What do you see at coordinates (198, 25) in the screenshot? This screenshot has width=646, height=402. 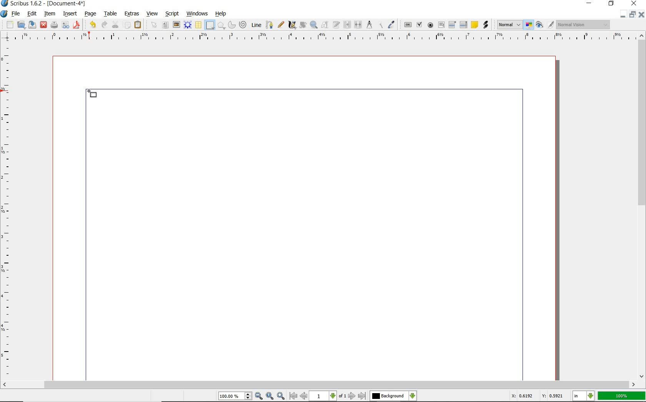 I see `table` at bounding box center [198, 25].